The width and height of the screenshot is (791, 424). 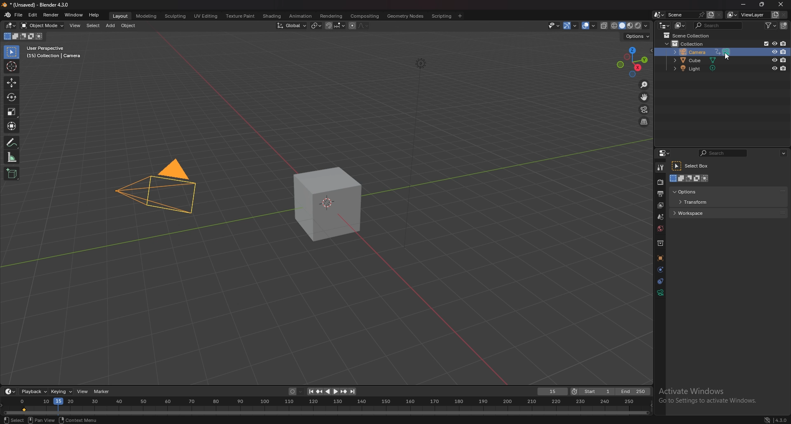 What do you see at coordinates (679, 26) in the screenshot?
I see `display mode` at bounding box center [679, 26].